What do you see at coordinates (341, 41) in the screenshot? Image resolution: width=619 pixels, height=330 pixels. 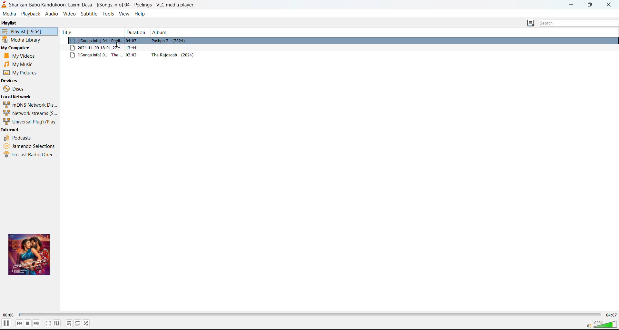 I see `song` at bounding box center [341, 41].